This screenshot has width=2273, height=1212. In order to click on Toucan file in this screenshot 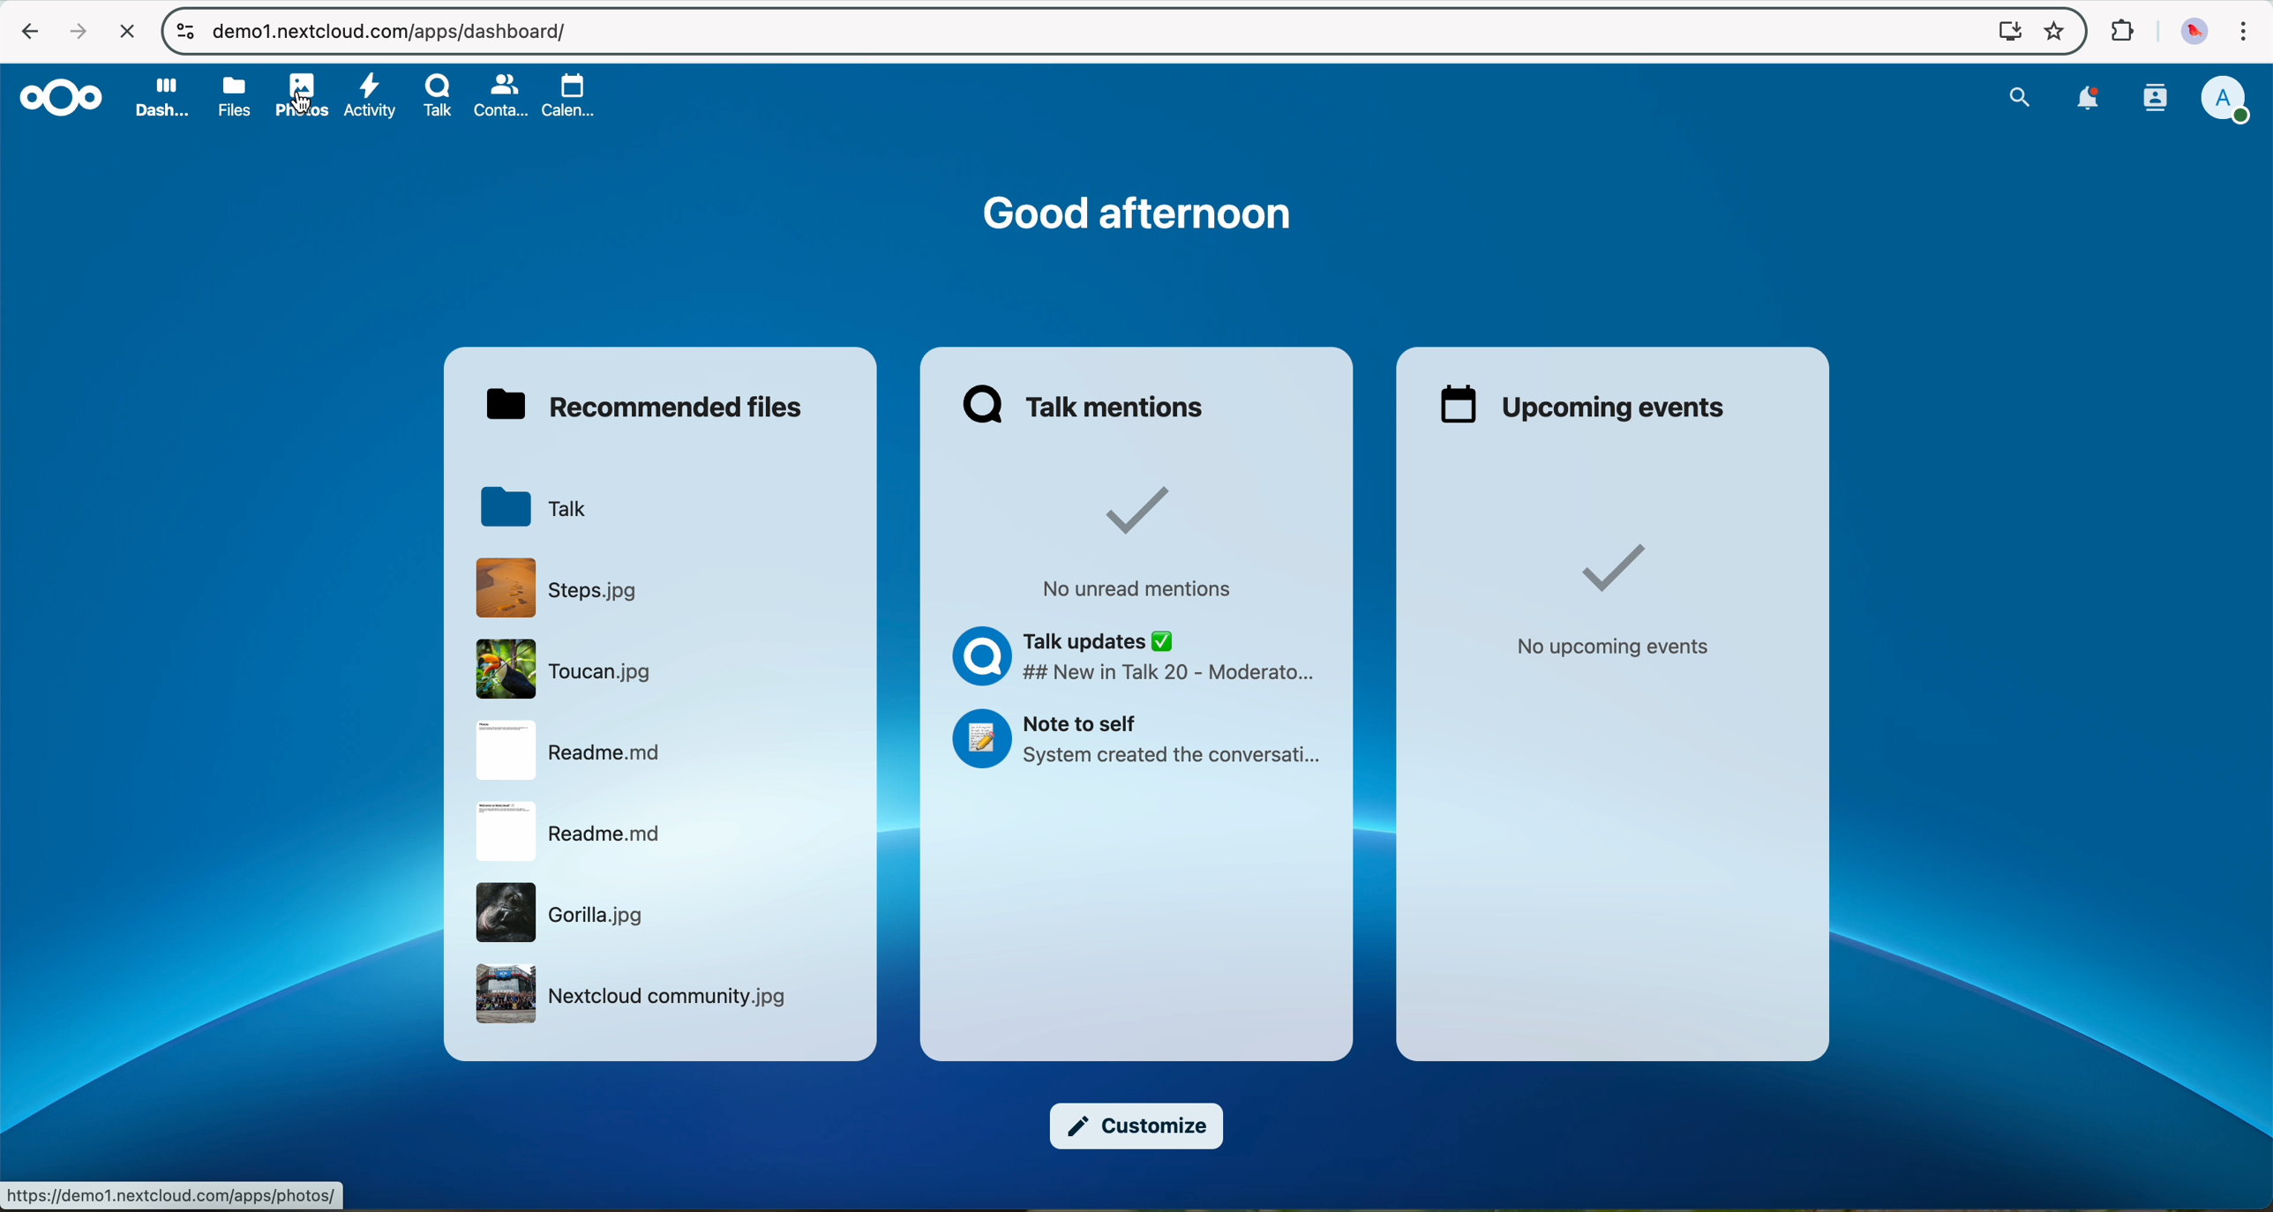, I will do `click(560, 670)`.